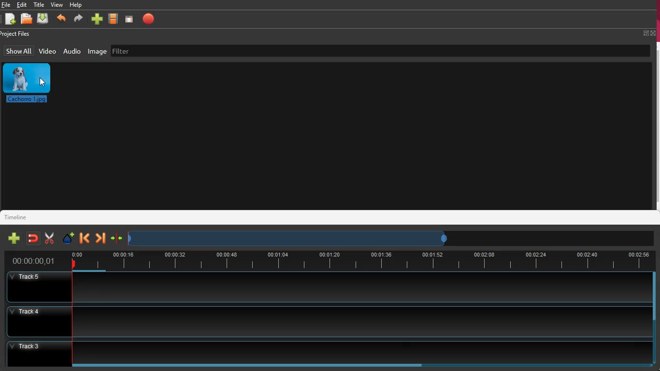  I want to click on cursor, so click(43, 82).